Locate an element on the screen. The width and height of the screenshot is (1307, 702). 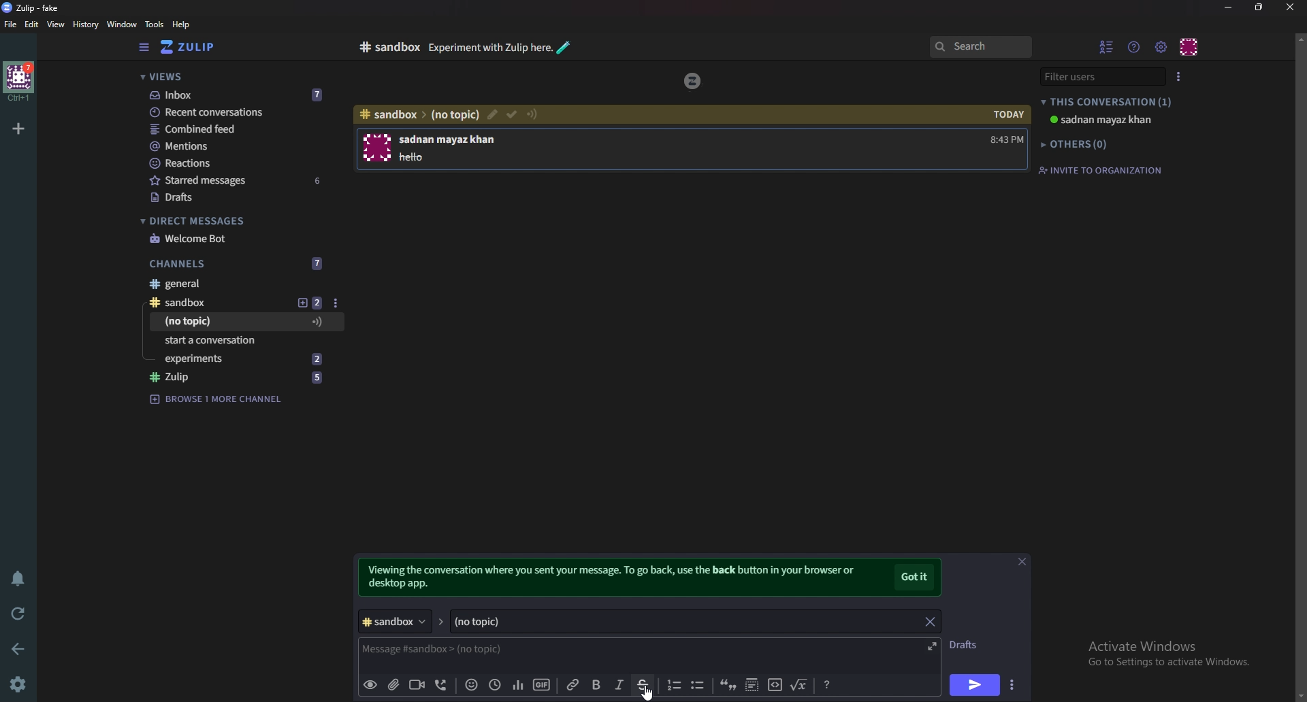
sadnan mayaz khan is located at coordinates (451, 139).